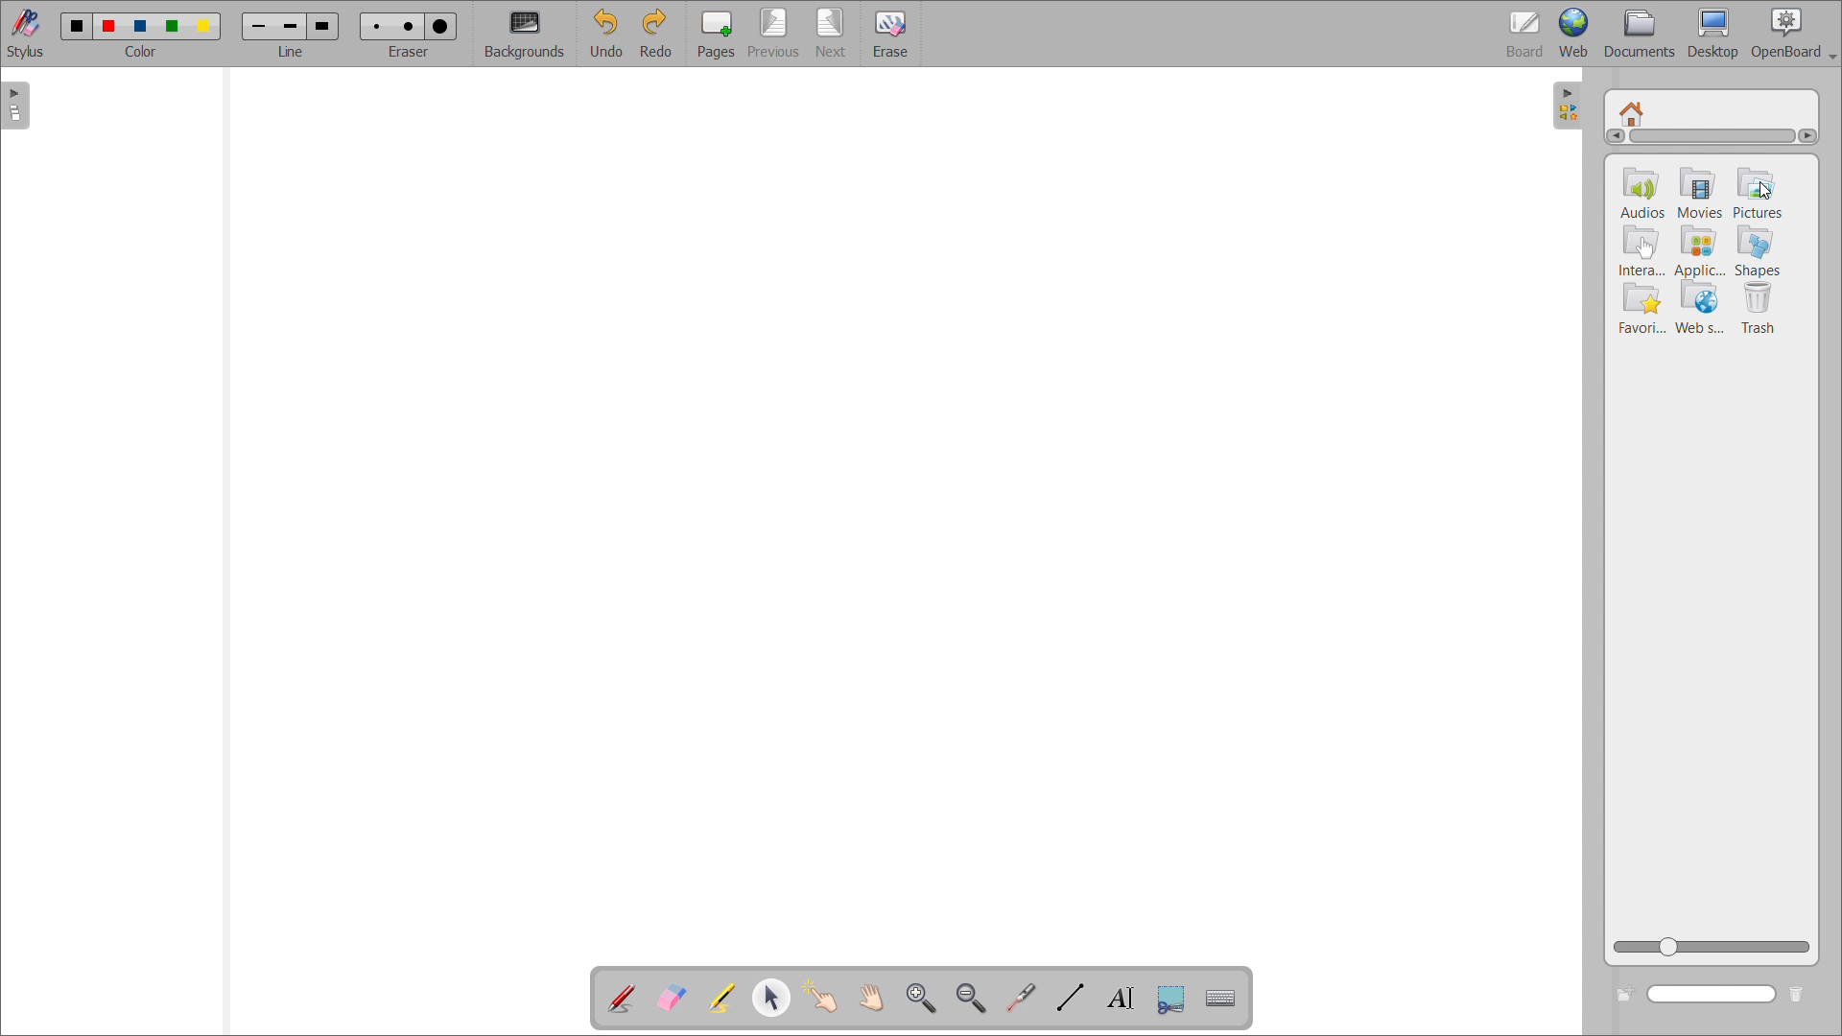 The height and width of the screenshot is (1036, 1842). Describe the element at coordinates (1712, 947) in the screenshot. I see `zoom view slider` at that location.